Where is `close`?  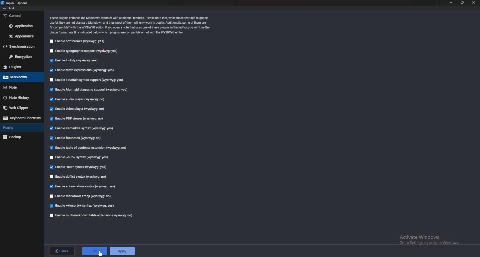 close is located at coordinates (474, 2).